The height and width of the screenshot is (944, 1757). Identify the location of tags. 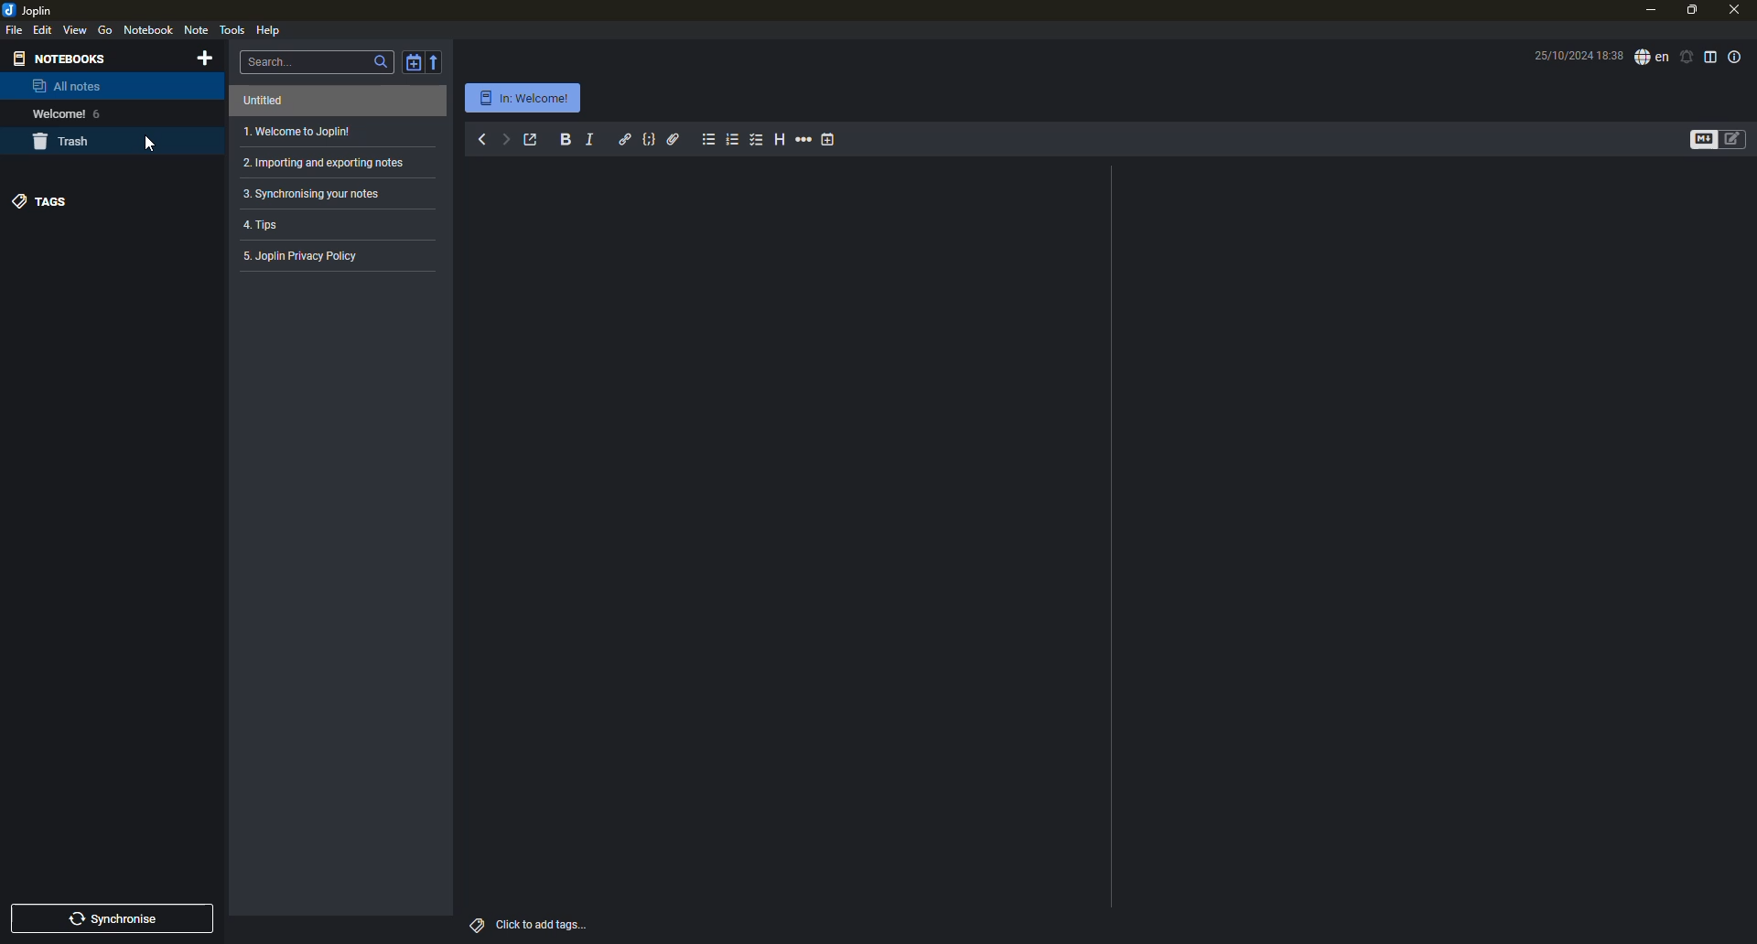
(44, 199).